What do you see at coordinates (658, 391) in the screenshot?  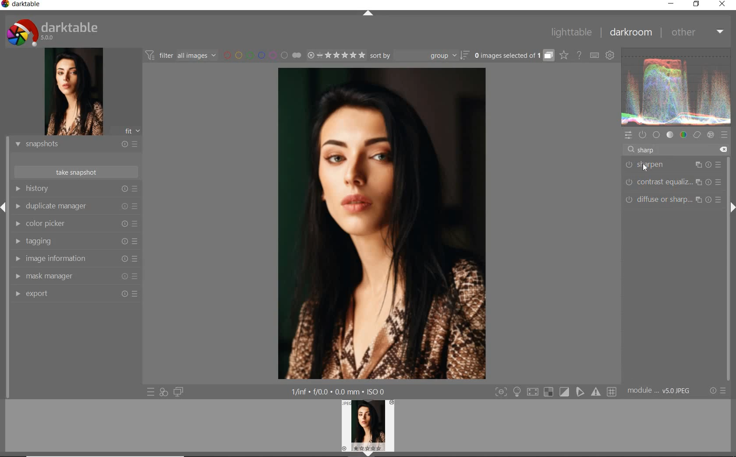 I see `module..v50JPEG` at bounding box center [658, 391].